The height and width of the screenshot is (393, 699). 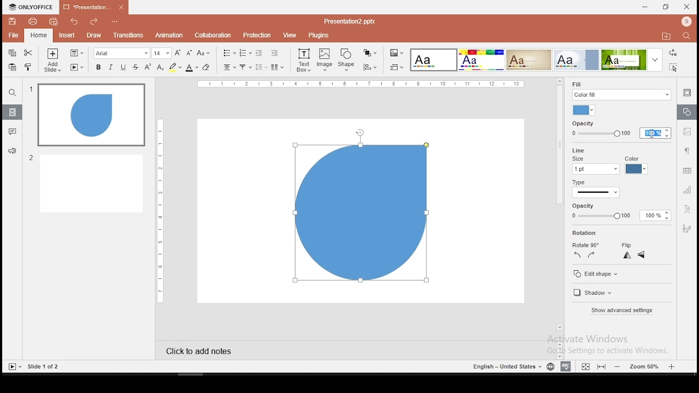 I want to click on find, so click(x=686, y=35).